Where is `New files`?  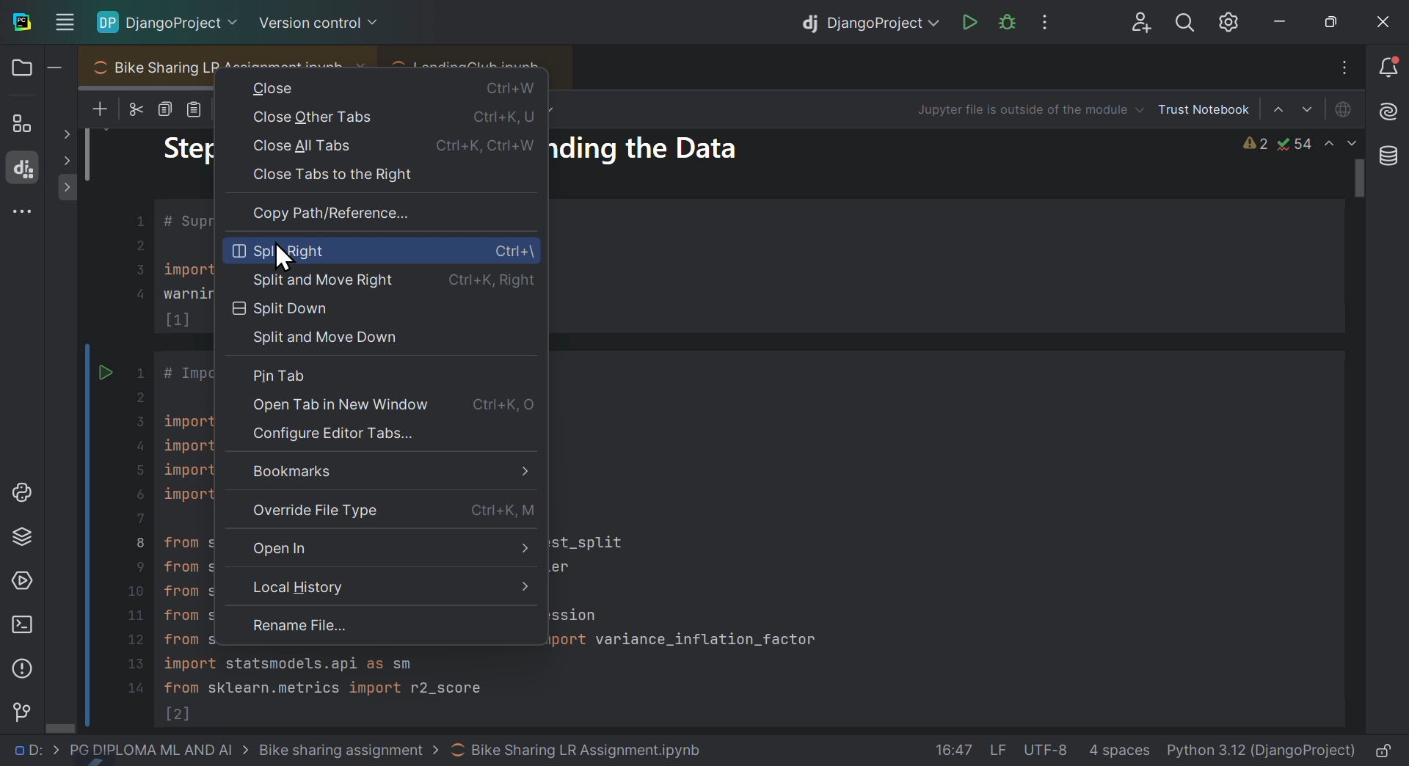
New files is located at coordinates (99, 108).